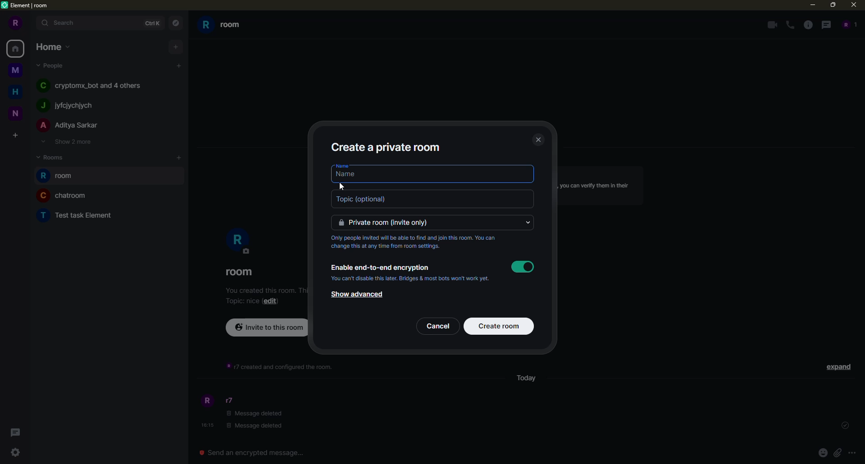 The width and height of the screenshot is (865, 464). I want to click on close, so click(539, 140).